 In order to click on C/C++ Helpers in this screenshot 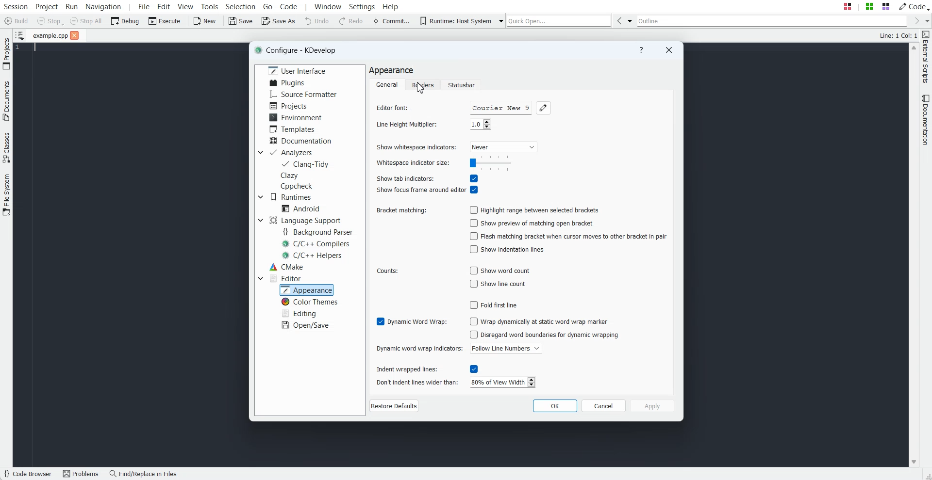, I will do `click(313, 255)`.